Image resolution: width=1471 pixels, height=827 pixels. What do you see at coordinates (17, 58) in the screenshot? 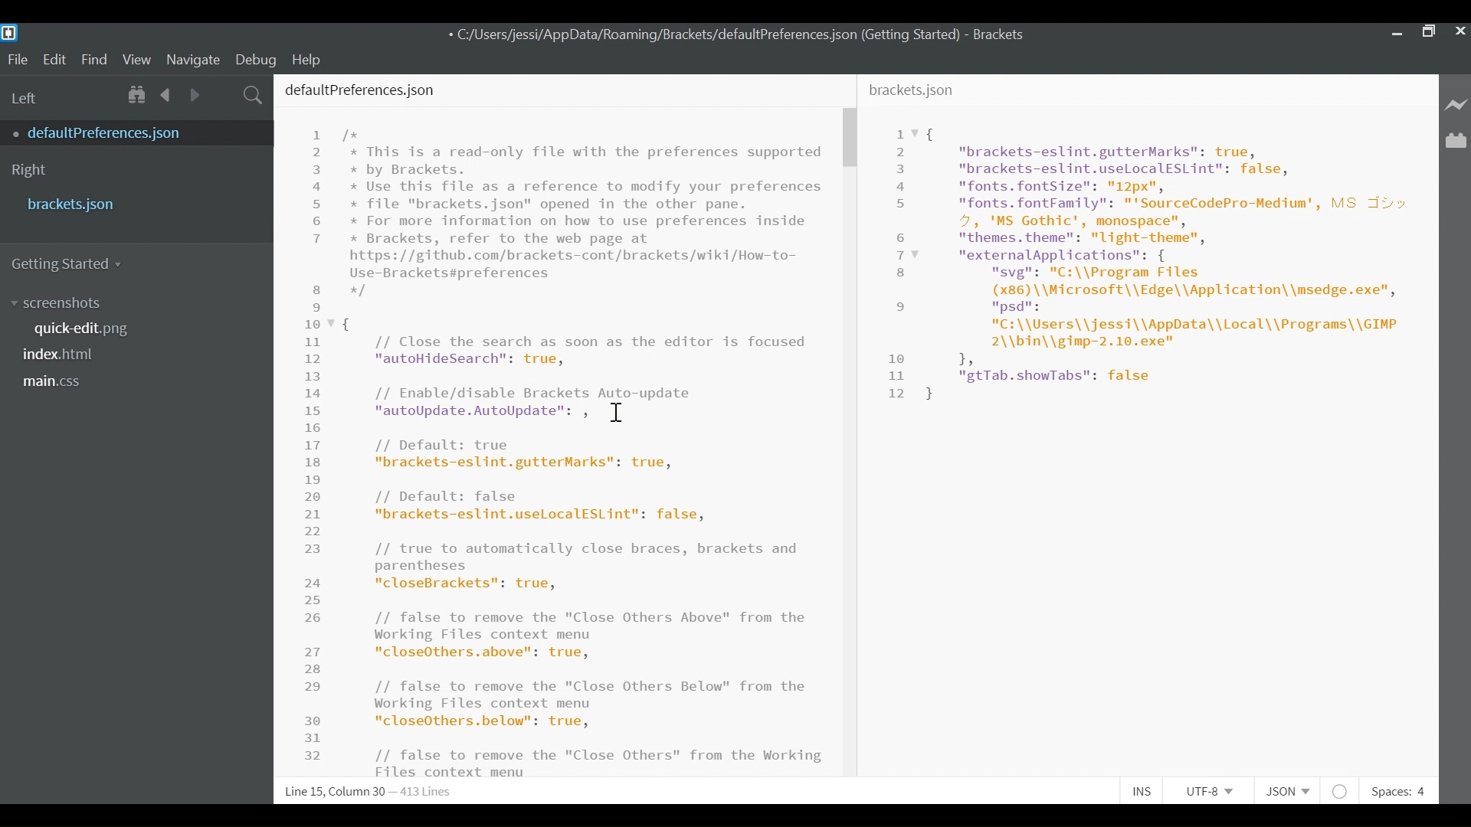
I see `File` at bounding box center [17, 58].